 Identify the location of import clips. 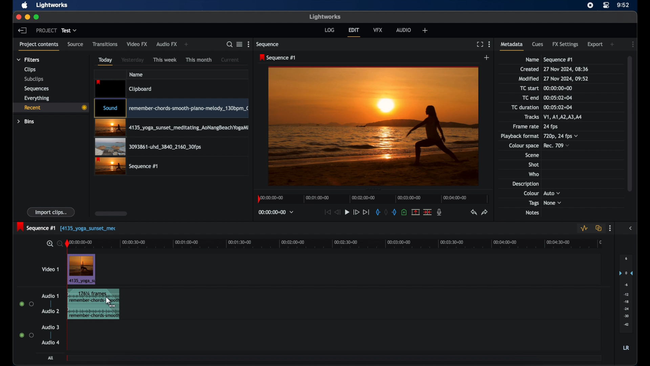
(51, 212).